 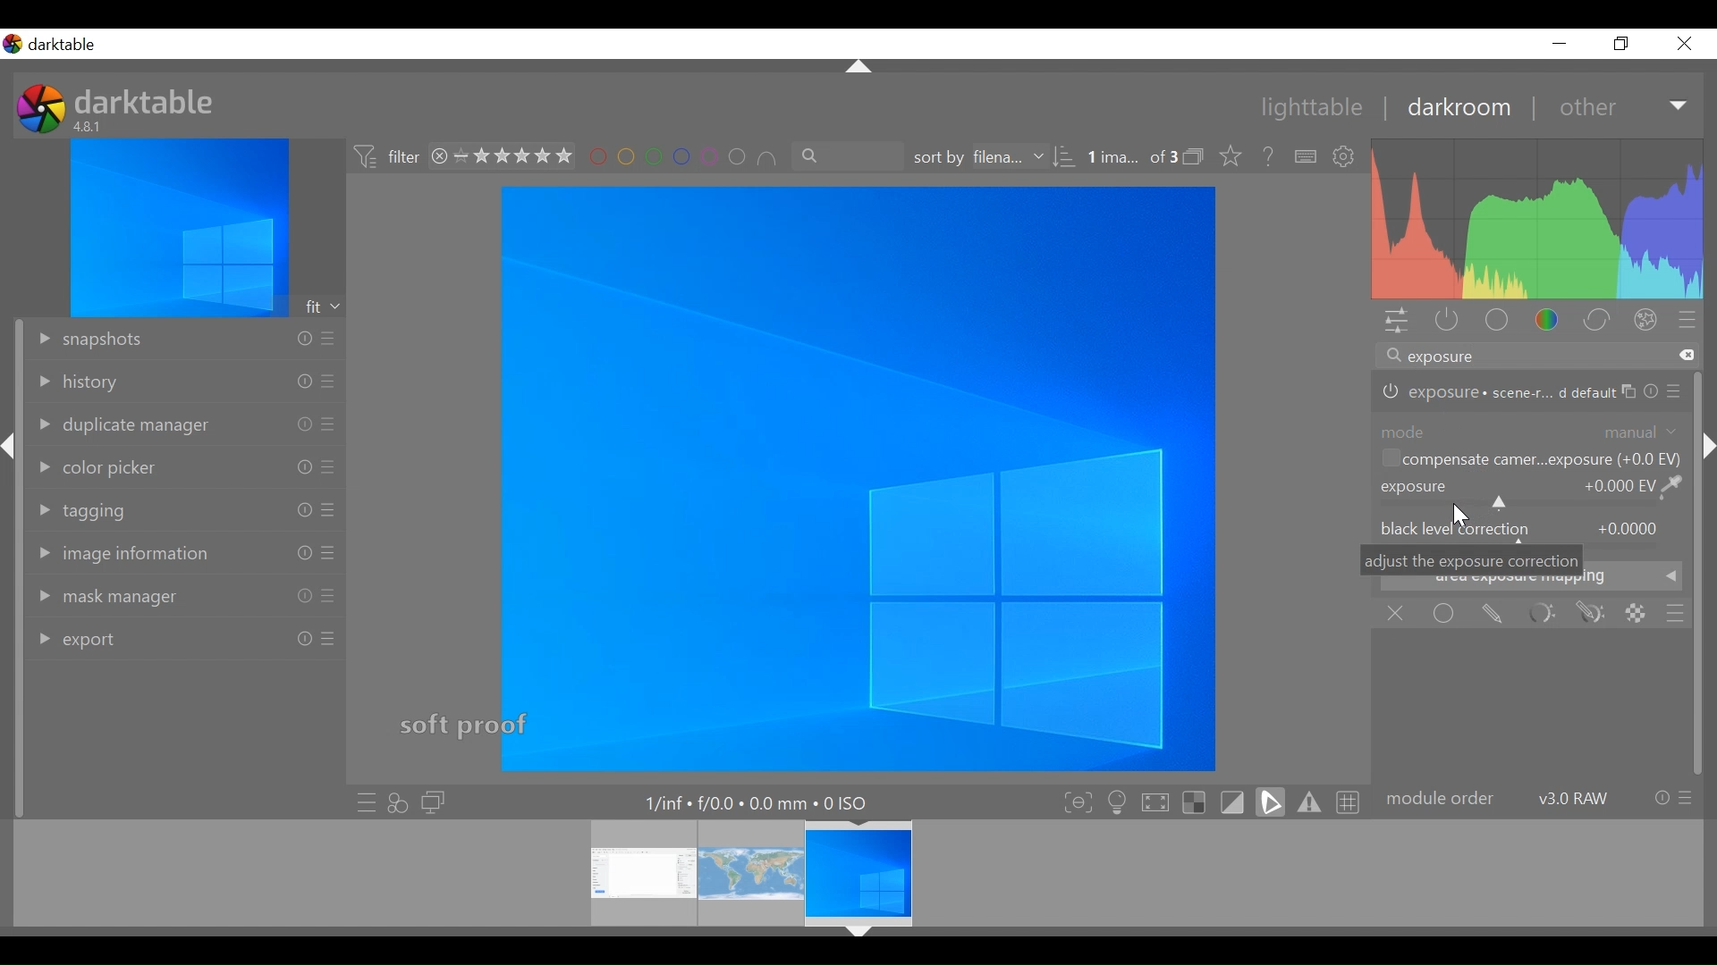 I want to click on base, so click(x=1495, y=321).